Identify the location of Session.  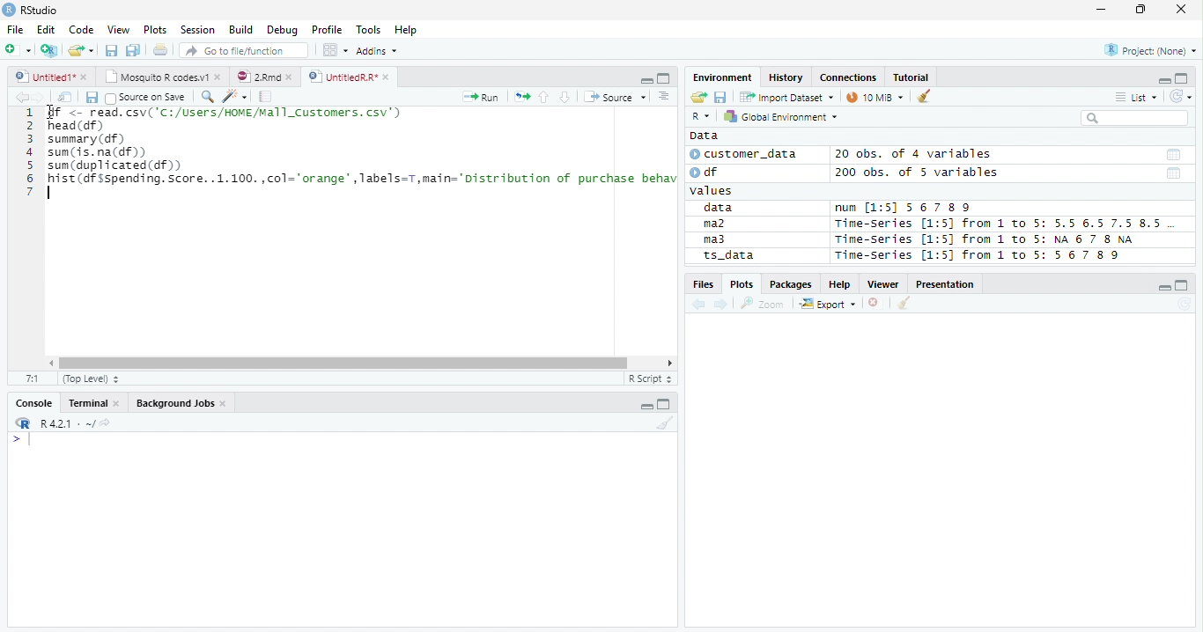
(196, 29).